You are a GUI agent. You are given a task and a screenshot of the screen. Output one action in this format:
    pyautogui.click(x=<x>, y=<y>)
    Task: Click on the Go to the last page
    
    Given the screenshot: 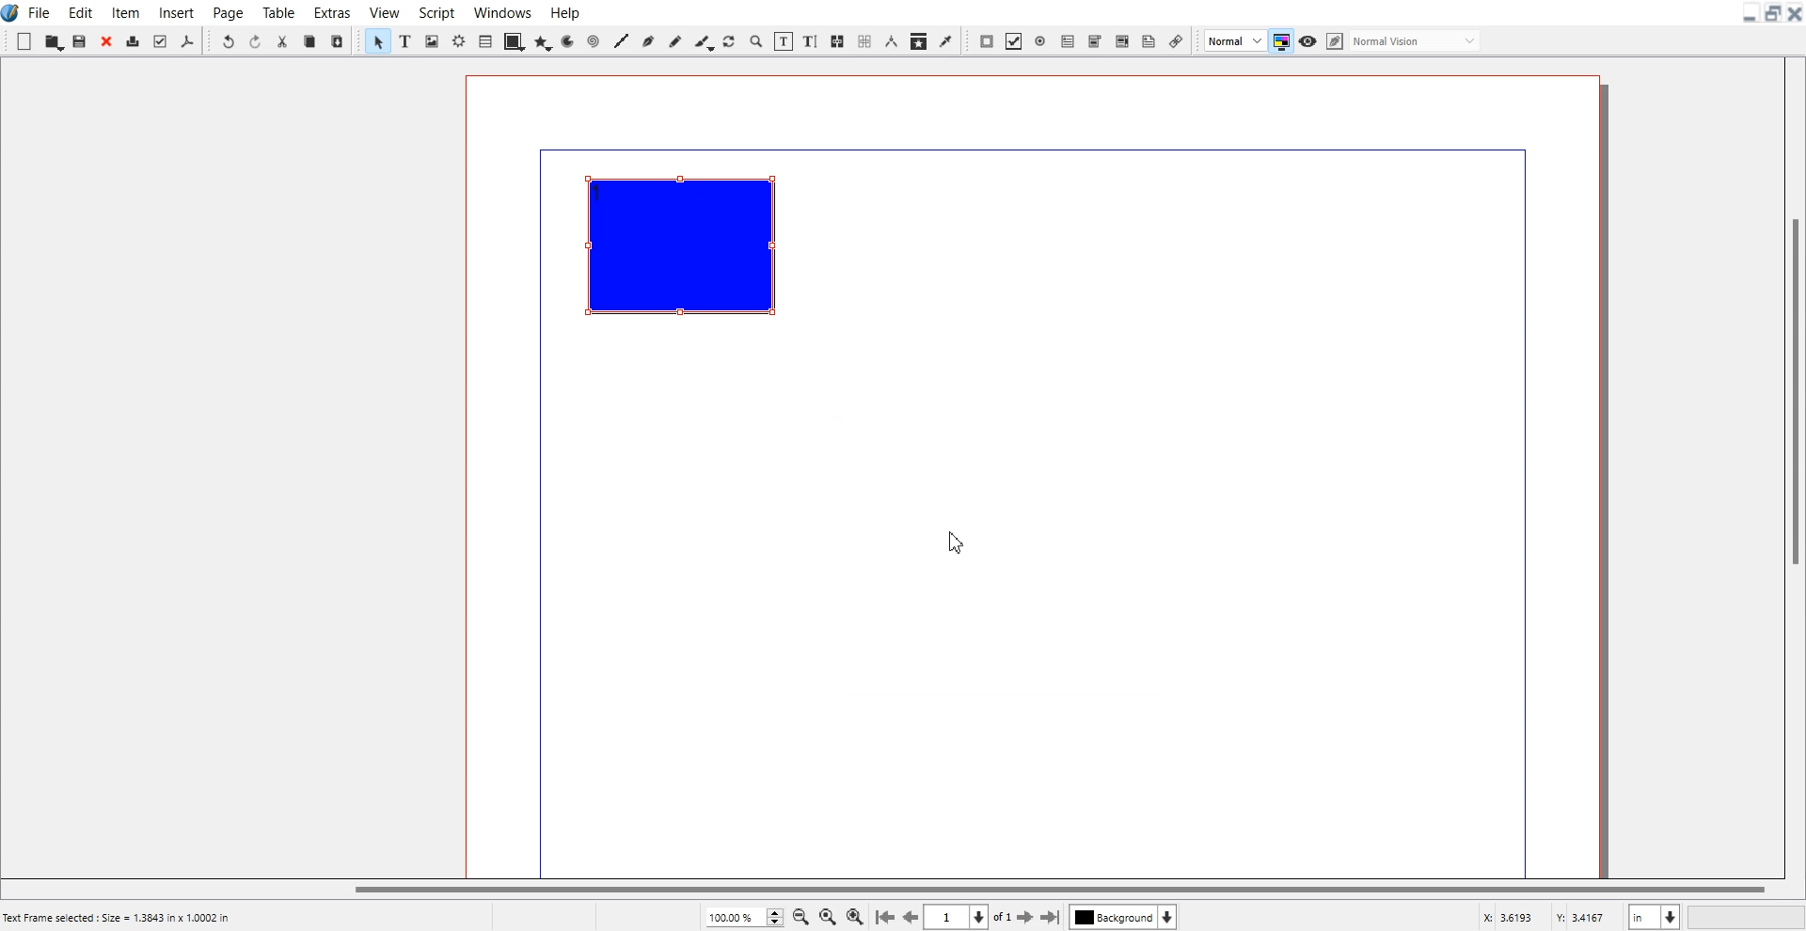 What is the action you would take?
    pyautogui.click(x=1050, y=917)
    